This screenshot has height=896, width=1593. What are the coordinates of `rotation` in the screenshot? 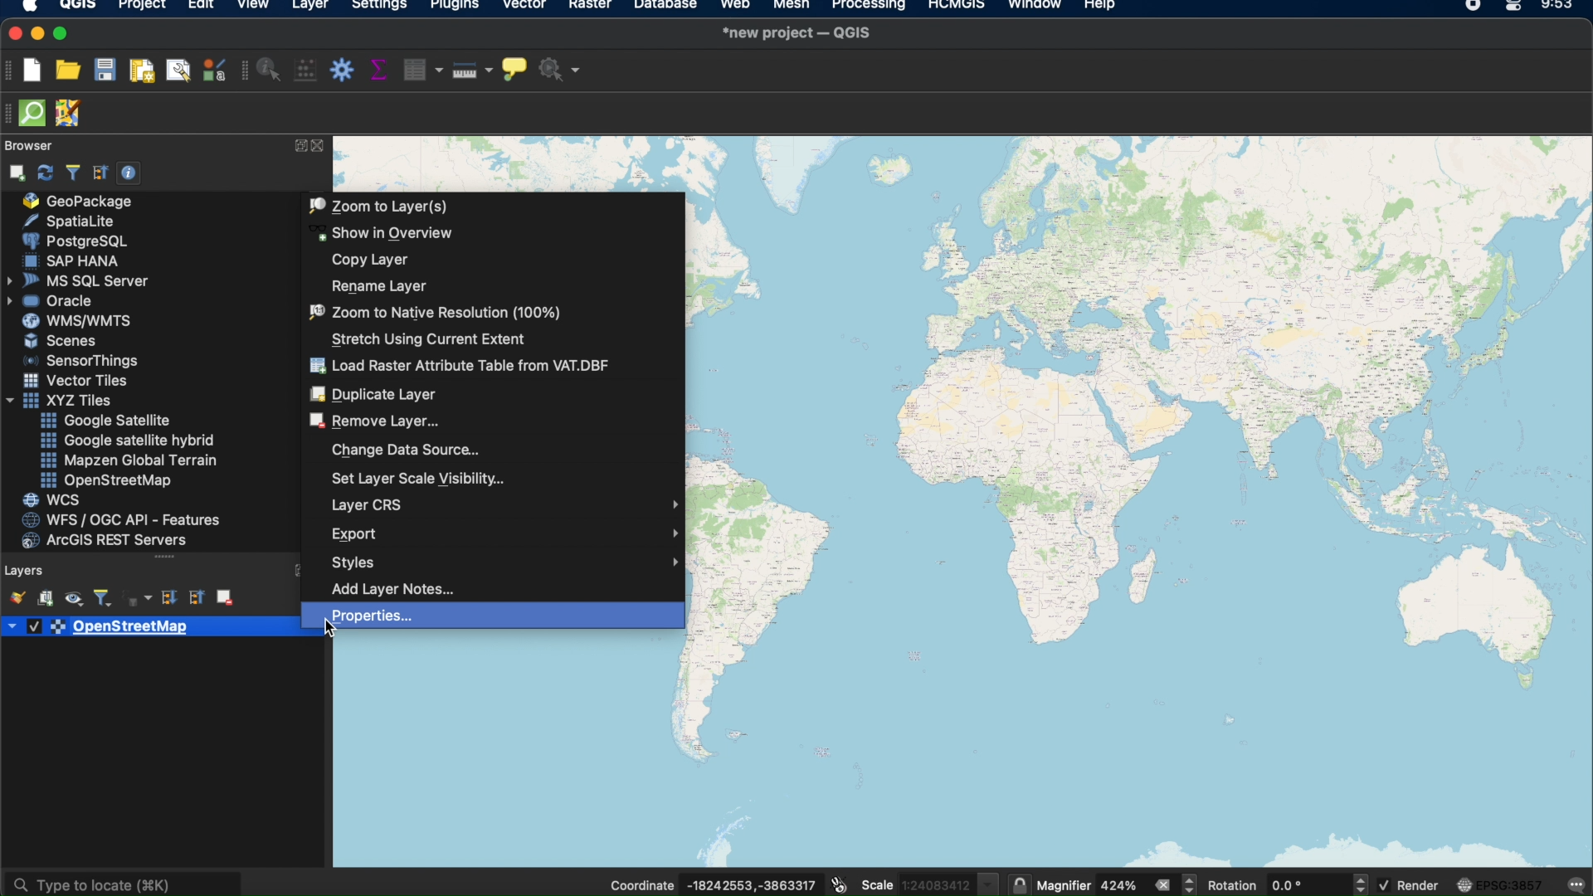 It's located at (1287, 881).